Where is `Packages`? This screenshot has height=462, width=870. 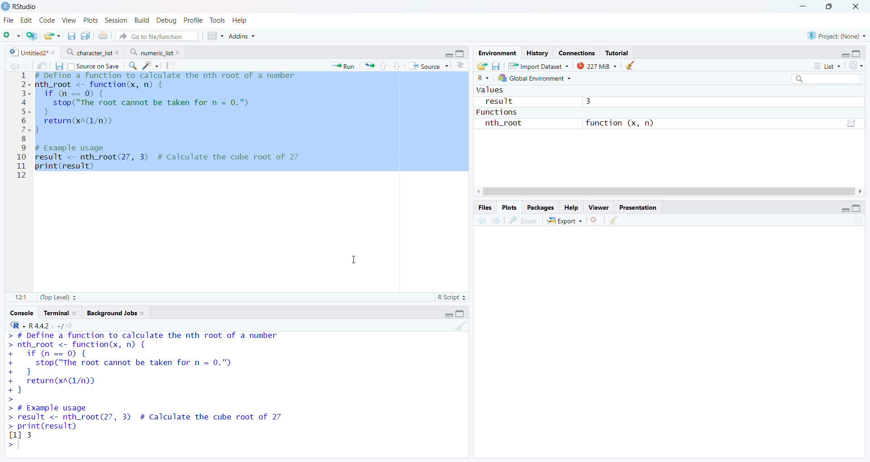
Packages is located at coordinates (541, 207).